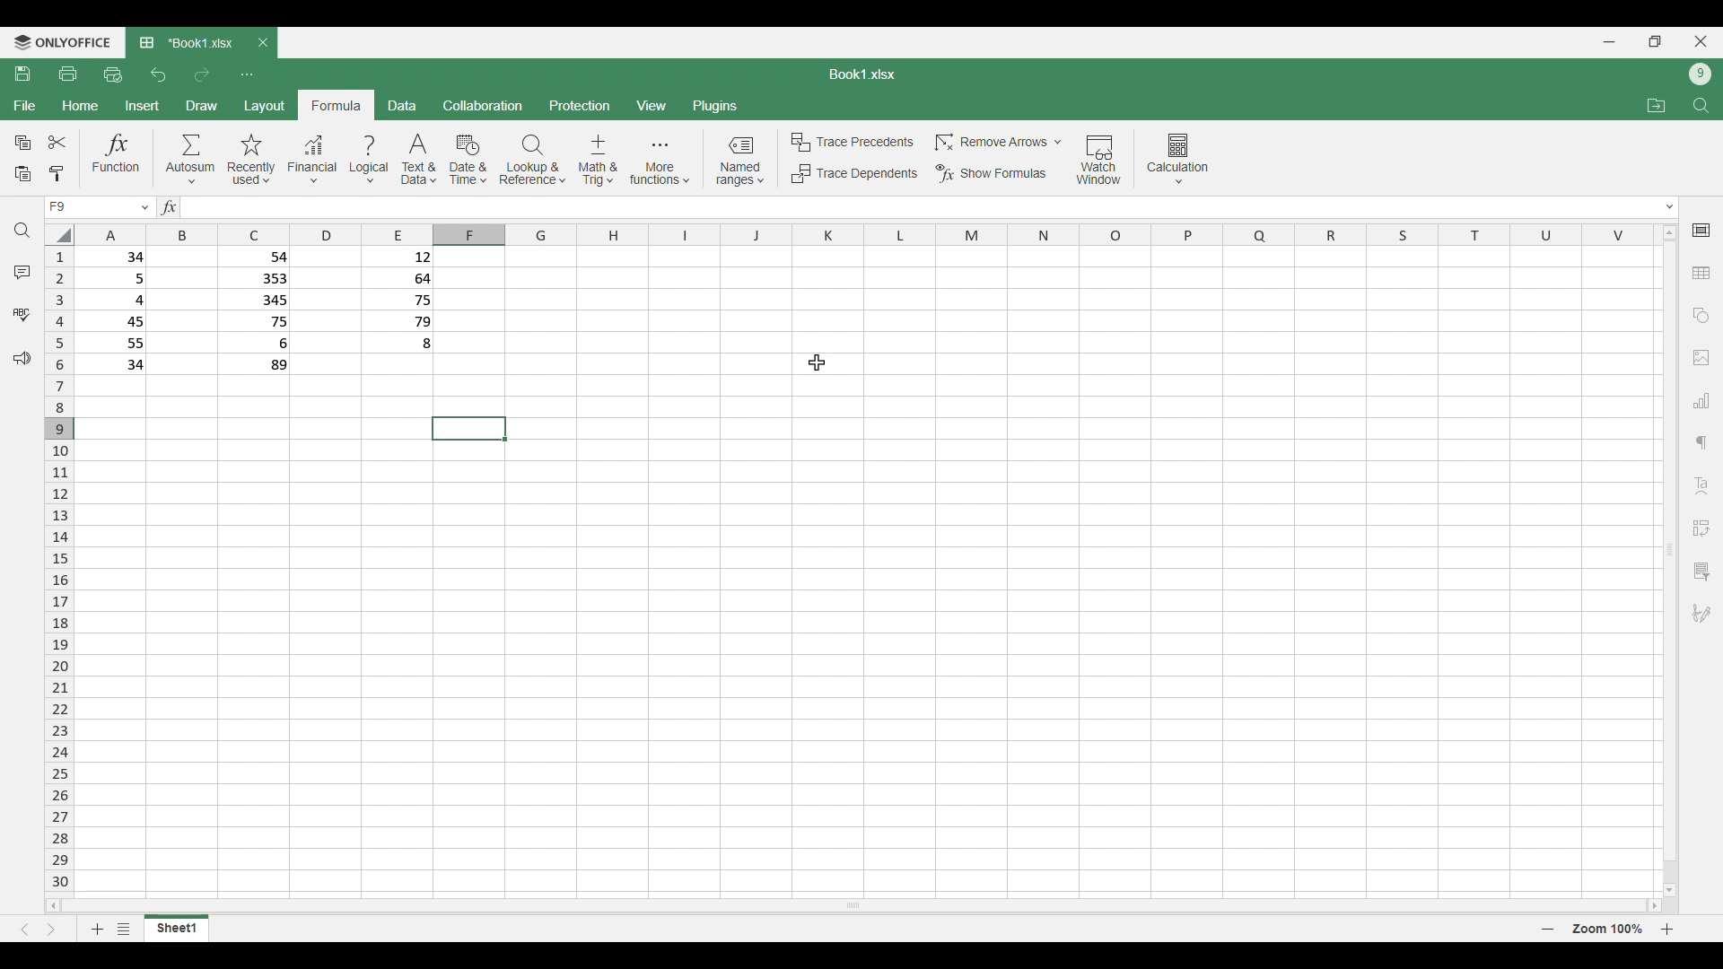  Describe the element at coordinates (398, 302) in the screenshot. I see `Filled cells` at that location.